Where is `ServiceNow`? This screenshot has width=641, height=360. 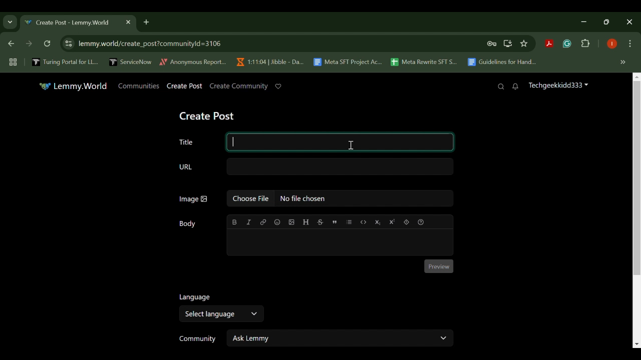
ServiceNow is located at coordinates (131, 61).